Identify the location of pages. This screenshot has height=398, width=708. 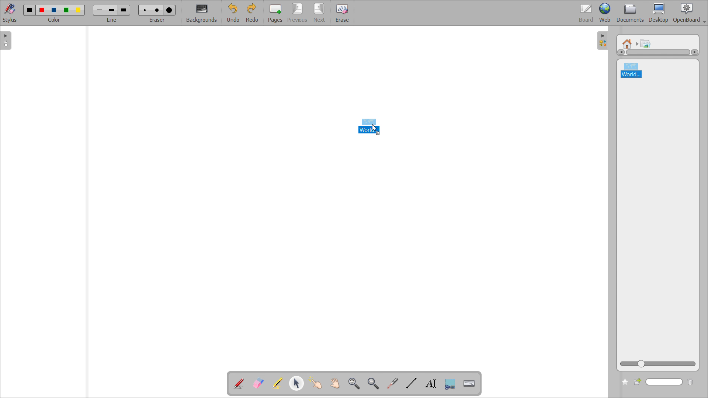
(275, 13).